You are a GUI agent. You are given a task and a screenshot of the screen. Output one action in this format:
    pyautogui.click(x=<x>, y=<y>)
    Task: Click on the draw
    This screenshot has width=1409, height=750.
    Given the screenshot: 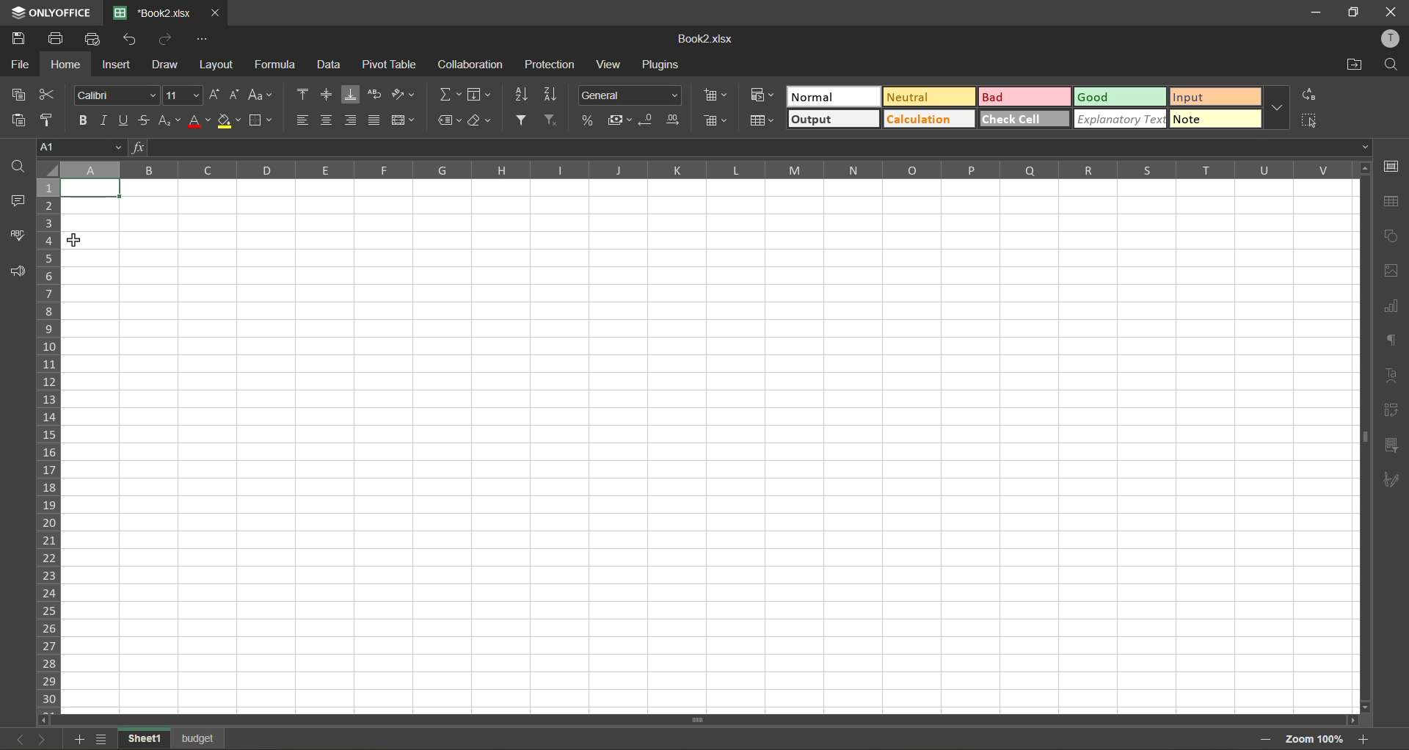 What is the action you would take?
    pyautogui.click(x=168, y=68)
    